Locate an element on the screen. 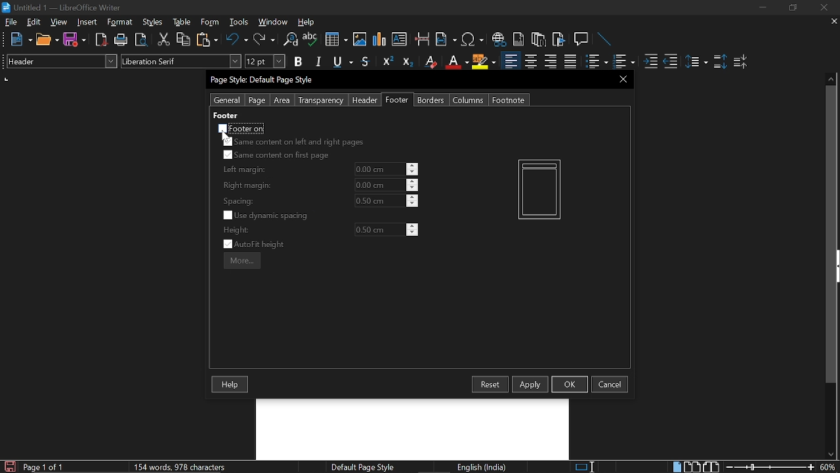  export as PDF is located at coordinates (102, 41).